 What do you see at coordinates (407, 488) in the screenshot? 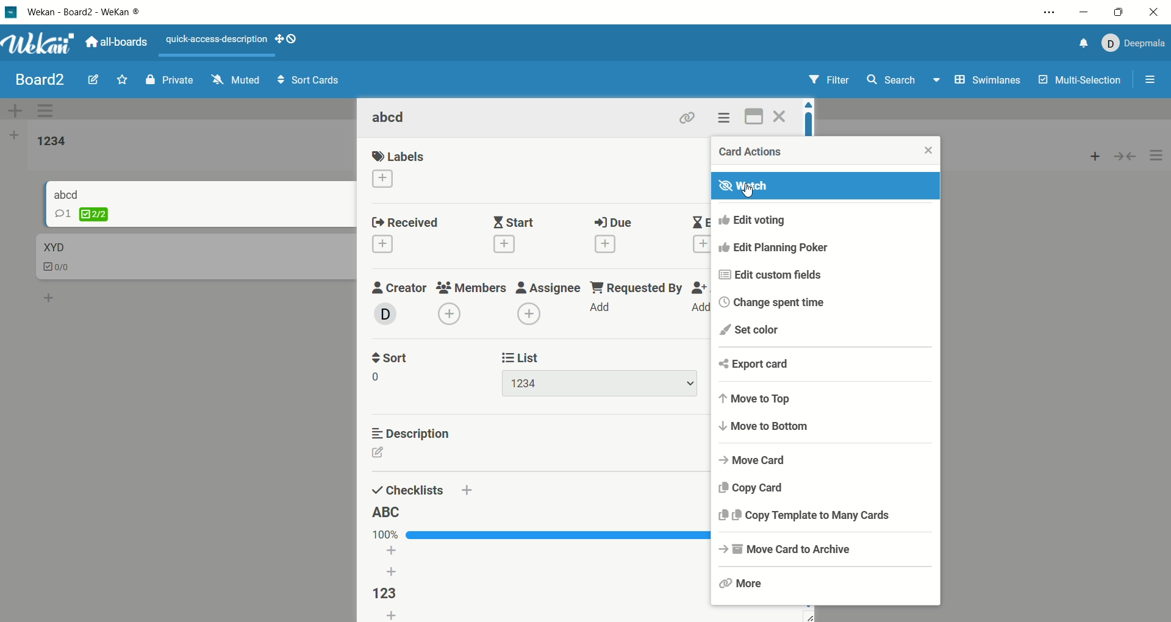
I see `checklists` at bounding box center [407, 488].